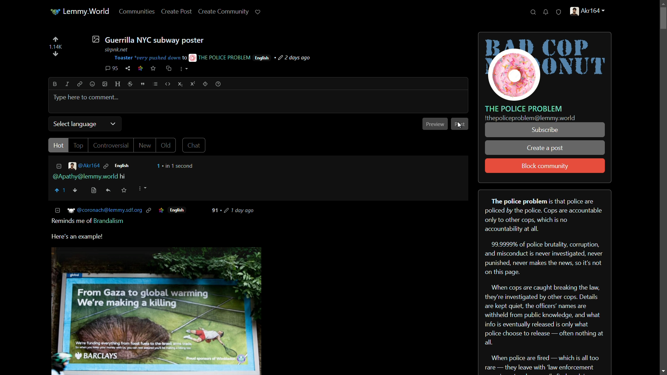 This screenshot has height=375, width=667. I want to click on strikethrough, so click(131, 84).